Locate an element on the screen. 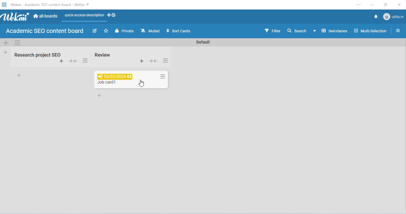  close is located at coordinates (398, 5).